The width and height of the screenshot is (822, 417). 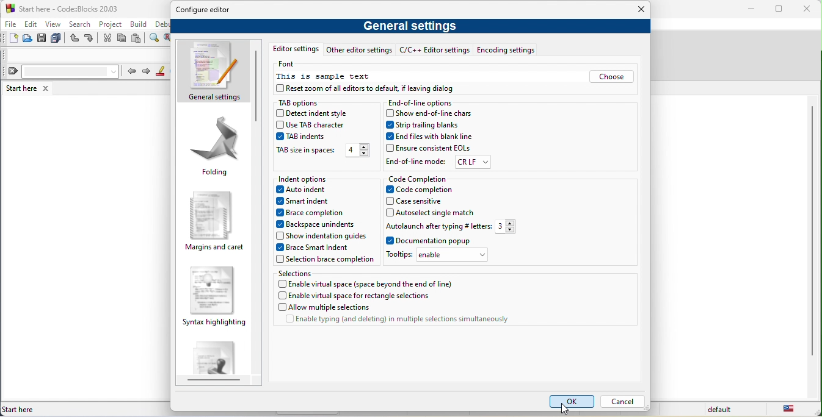 What do you see at coordinates (636, 9) in the screenshot?
I see `close` at bounding box center [636, 9].